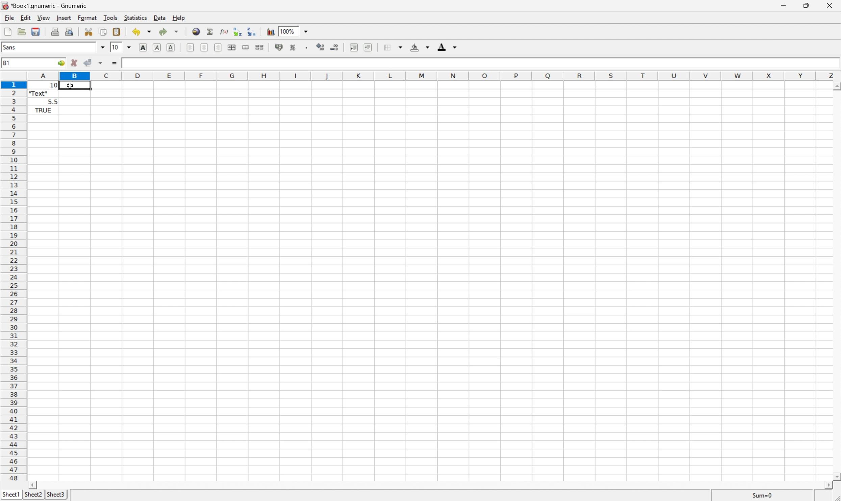 The image size is (841, 501). Describe the element at coordinates (158, 18) in the screenshot. I see `Data` at that location.